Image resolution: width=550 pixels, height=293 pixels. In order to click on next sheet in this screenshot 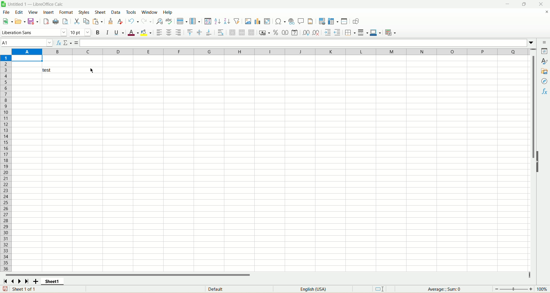, I will do `click(19, 281)`.